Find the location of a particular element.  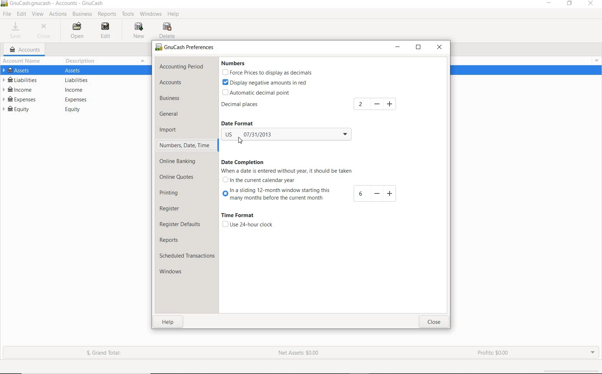

DESCRIPTION is located at coordinates (81, 61).